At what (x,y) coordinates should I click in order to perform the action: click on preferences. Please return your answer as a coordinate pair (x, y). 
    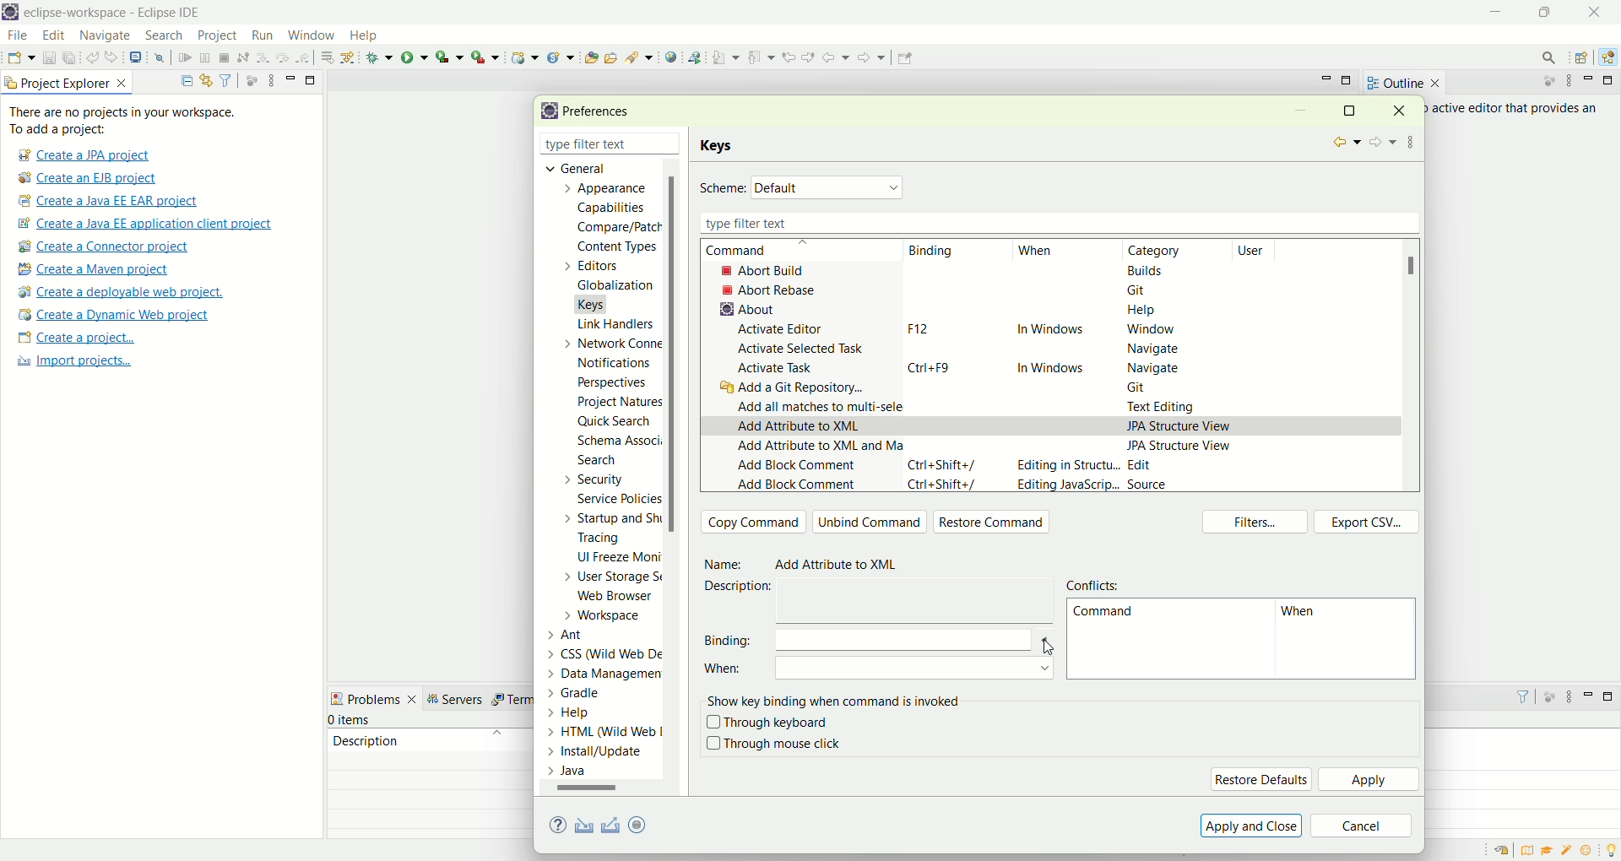
    Looking at the image, I should click on (602, 112).